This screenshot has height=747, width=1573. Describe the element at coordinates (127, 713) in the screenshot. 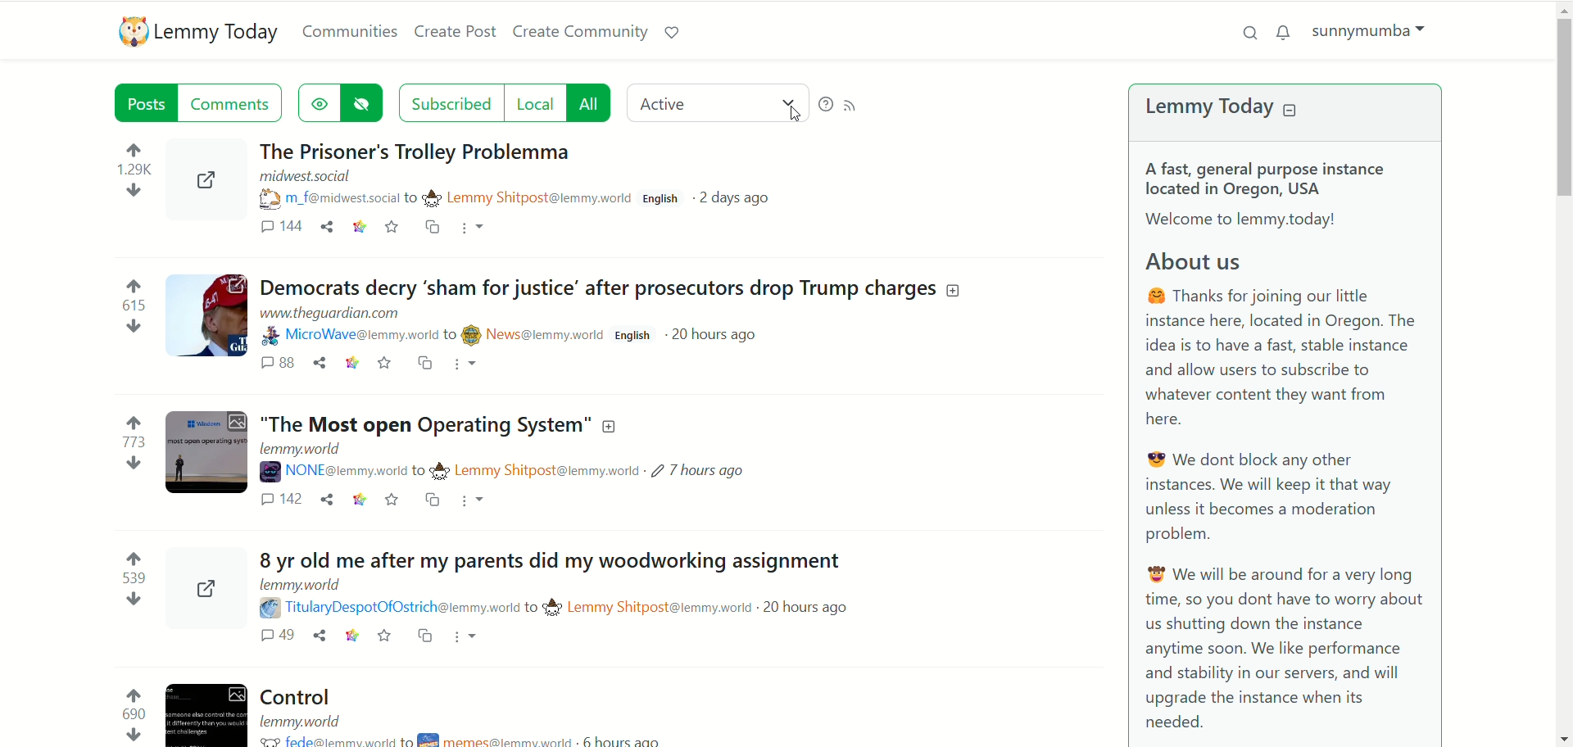

I see `votes` at that location.